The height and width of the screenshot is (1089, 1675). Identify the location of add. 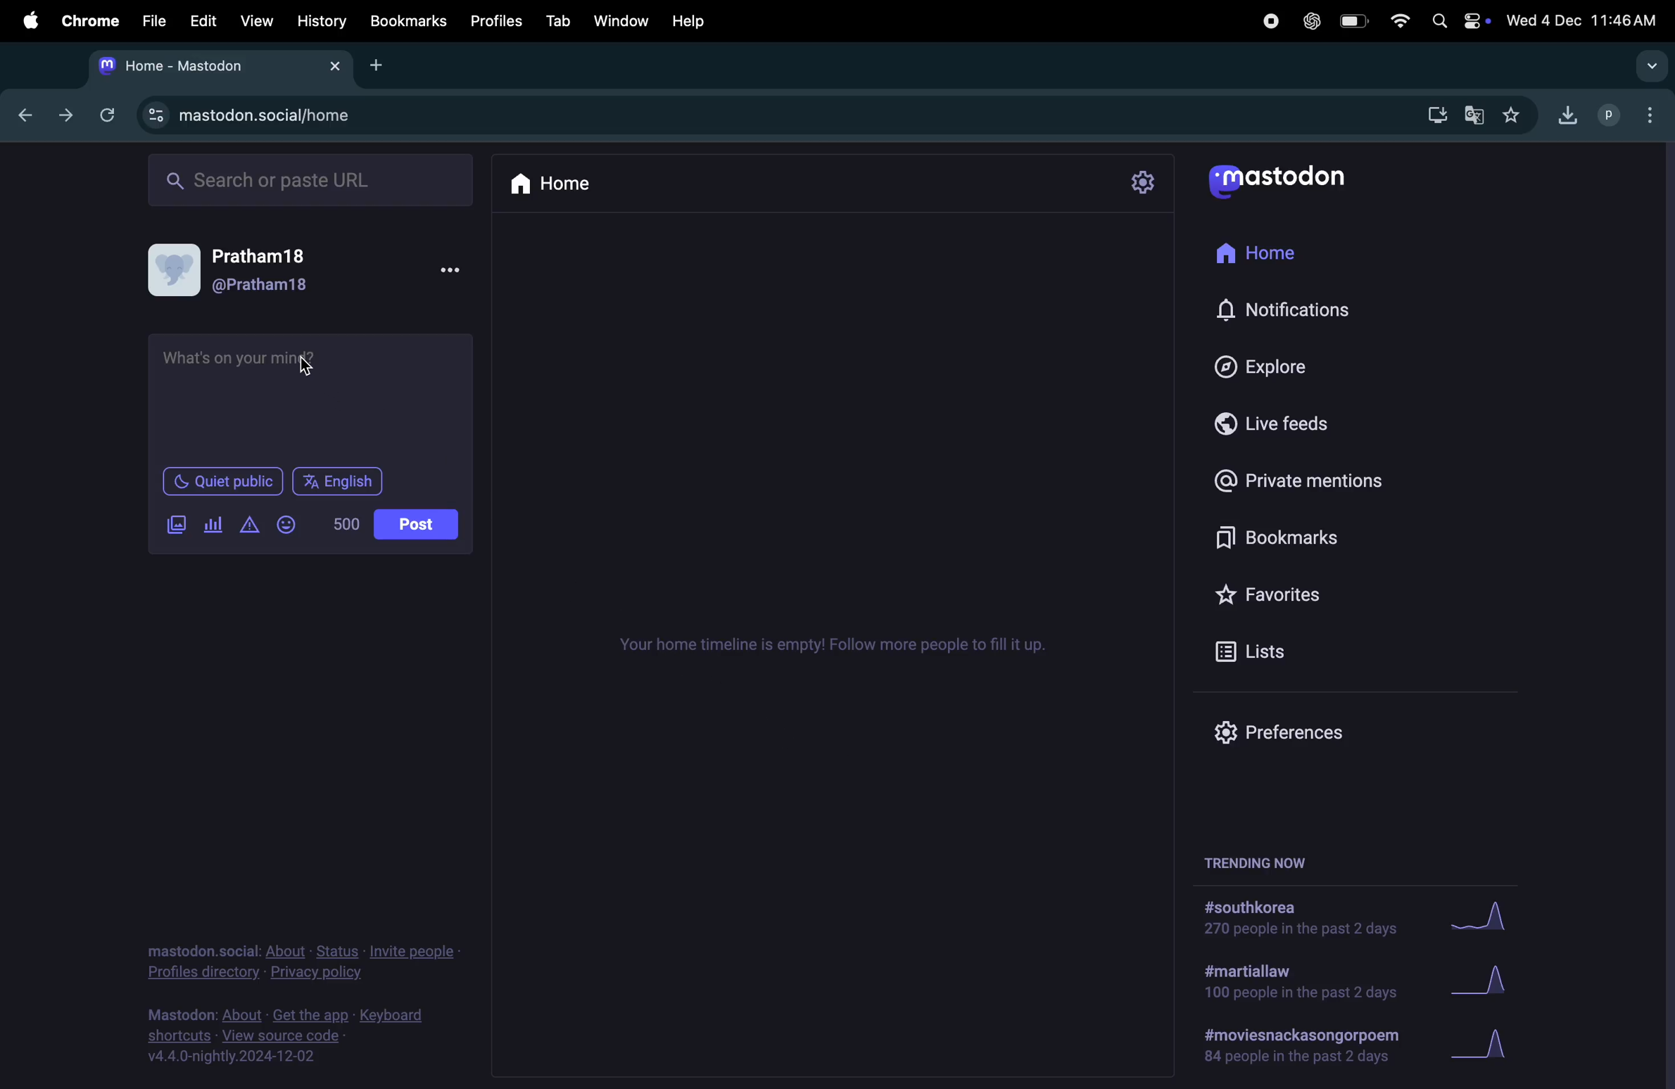
(381, 65).